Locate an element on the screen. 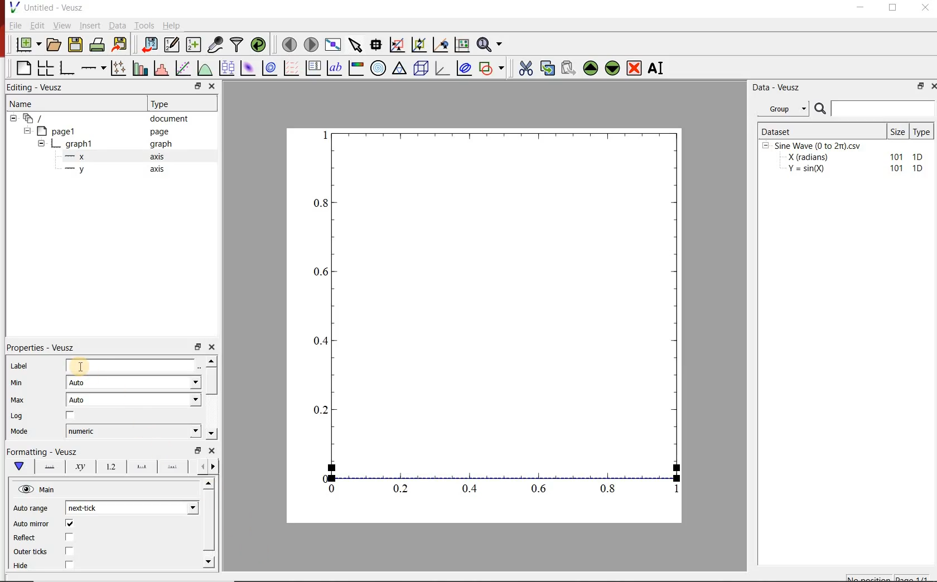 This screenshot has width=937, height=582. Maximize is located at coordinates (893, 8).